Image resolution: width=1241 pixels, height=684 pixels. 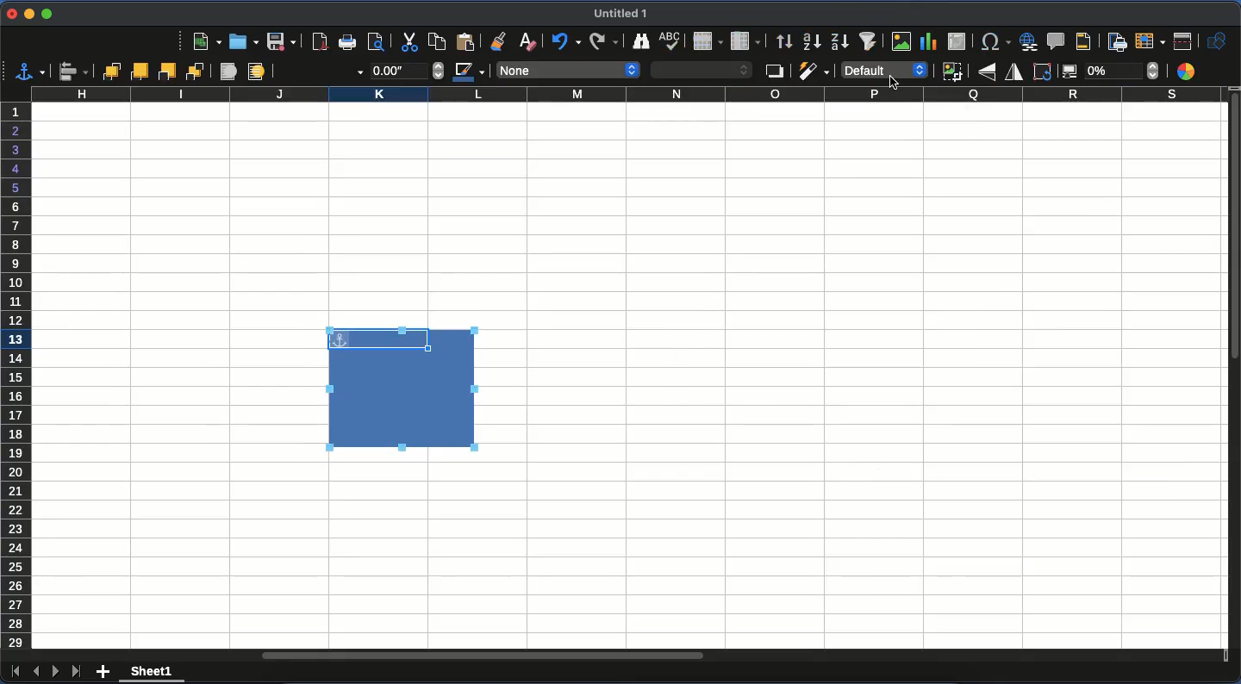 What do you see at coordinates (407, 70) in the screenshot?
I see `thickness` at bounding box center [407, 70].